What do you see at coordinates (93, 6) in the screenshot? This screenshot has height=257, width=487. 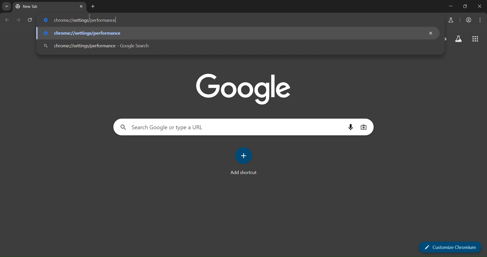 I see `new tab` at bounding box center [93, 6].